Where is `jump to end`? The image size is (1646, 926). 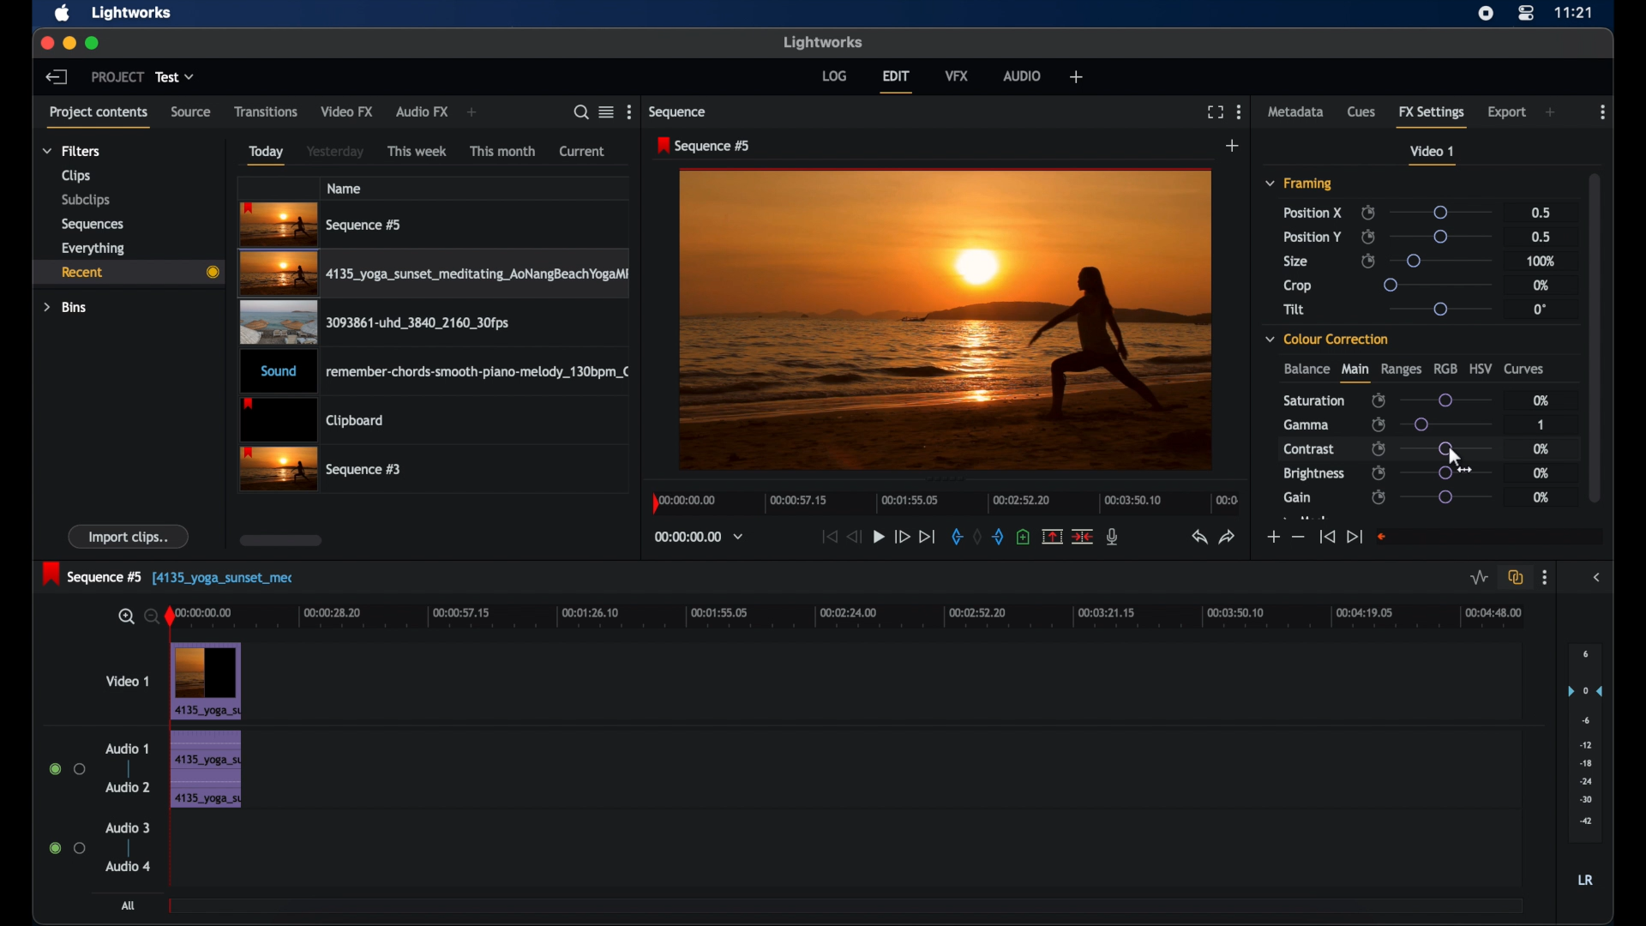 jump to end is located at coordinates (927, 537).